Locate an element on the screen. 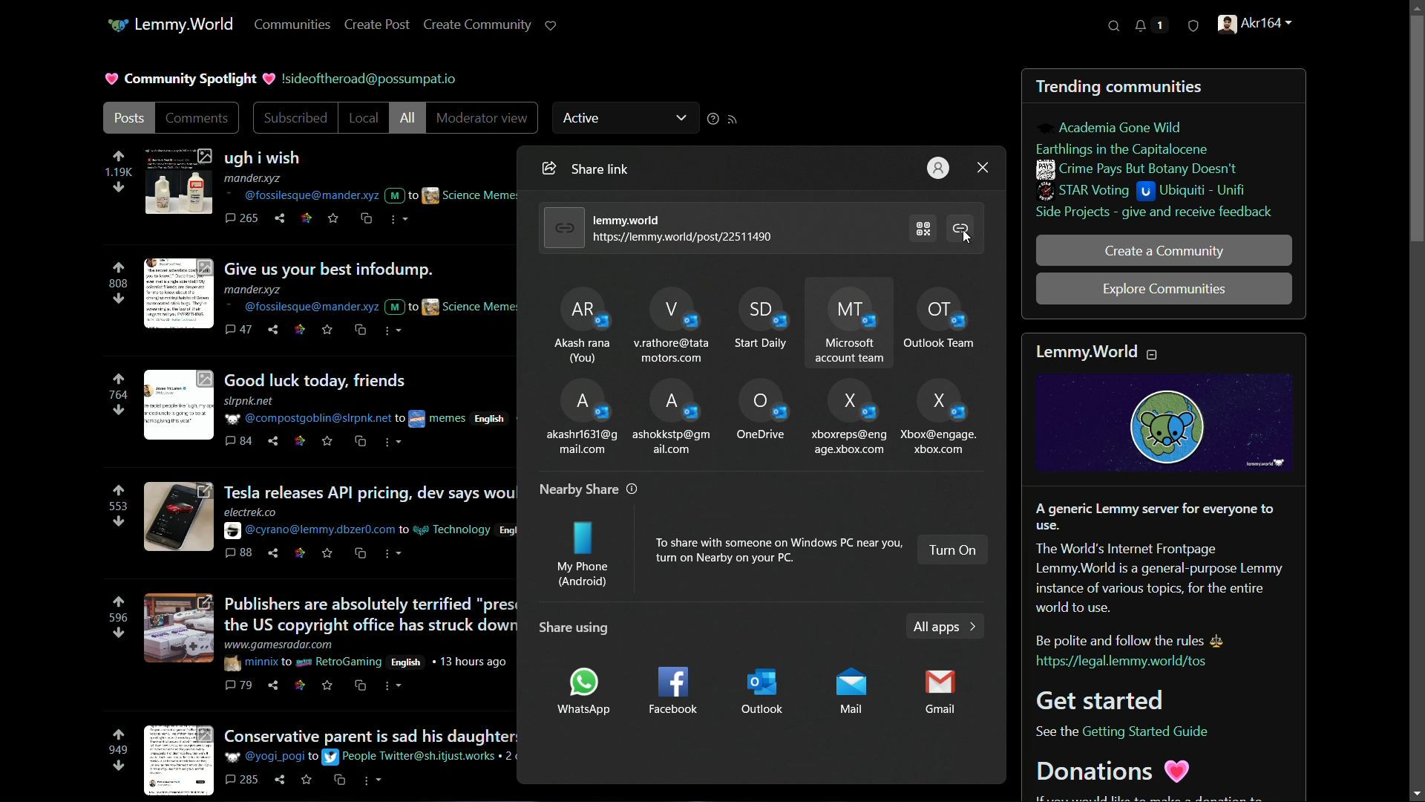 This screenshot has height=802, width=1425. www.gamesradar.com is located at coordinates (281, 645).